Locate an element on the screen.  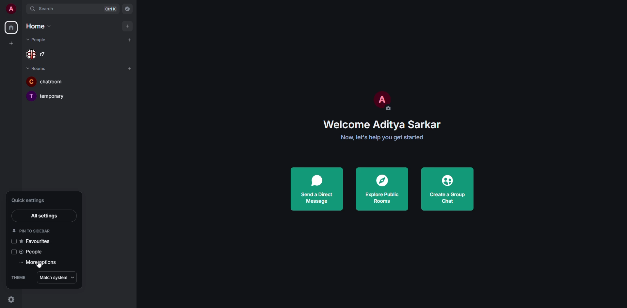
profile is located at coordinates (10, 9).